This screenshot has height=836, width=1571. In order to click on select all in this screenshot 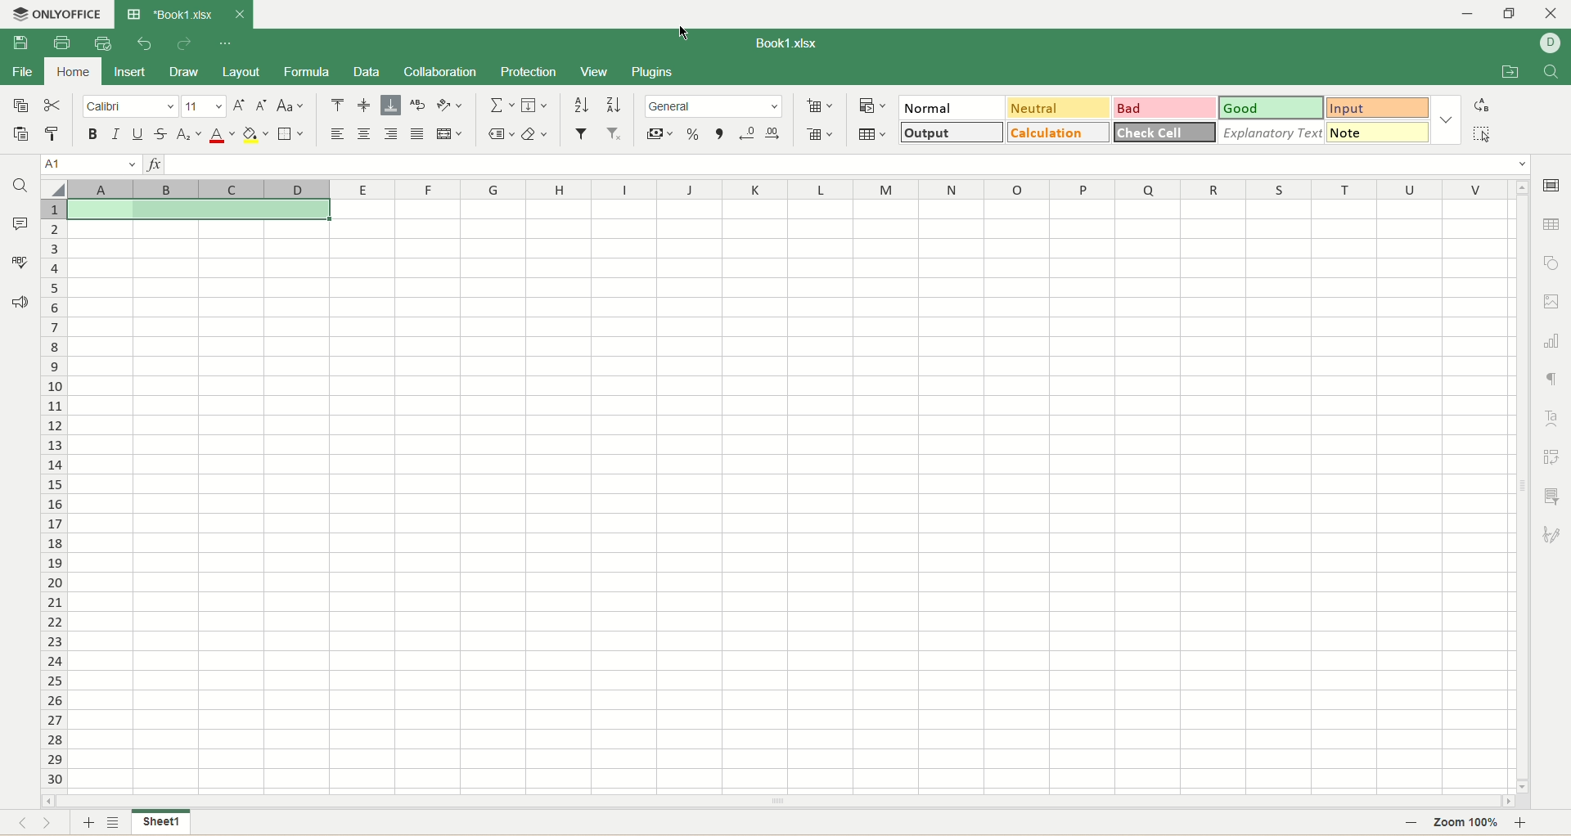, I will do `click(55, 187)`.